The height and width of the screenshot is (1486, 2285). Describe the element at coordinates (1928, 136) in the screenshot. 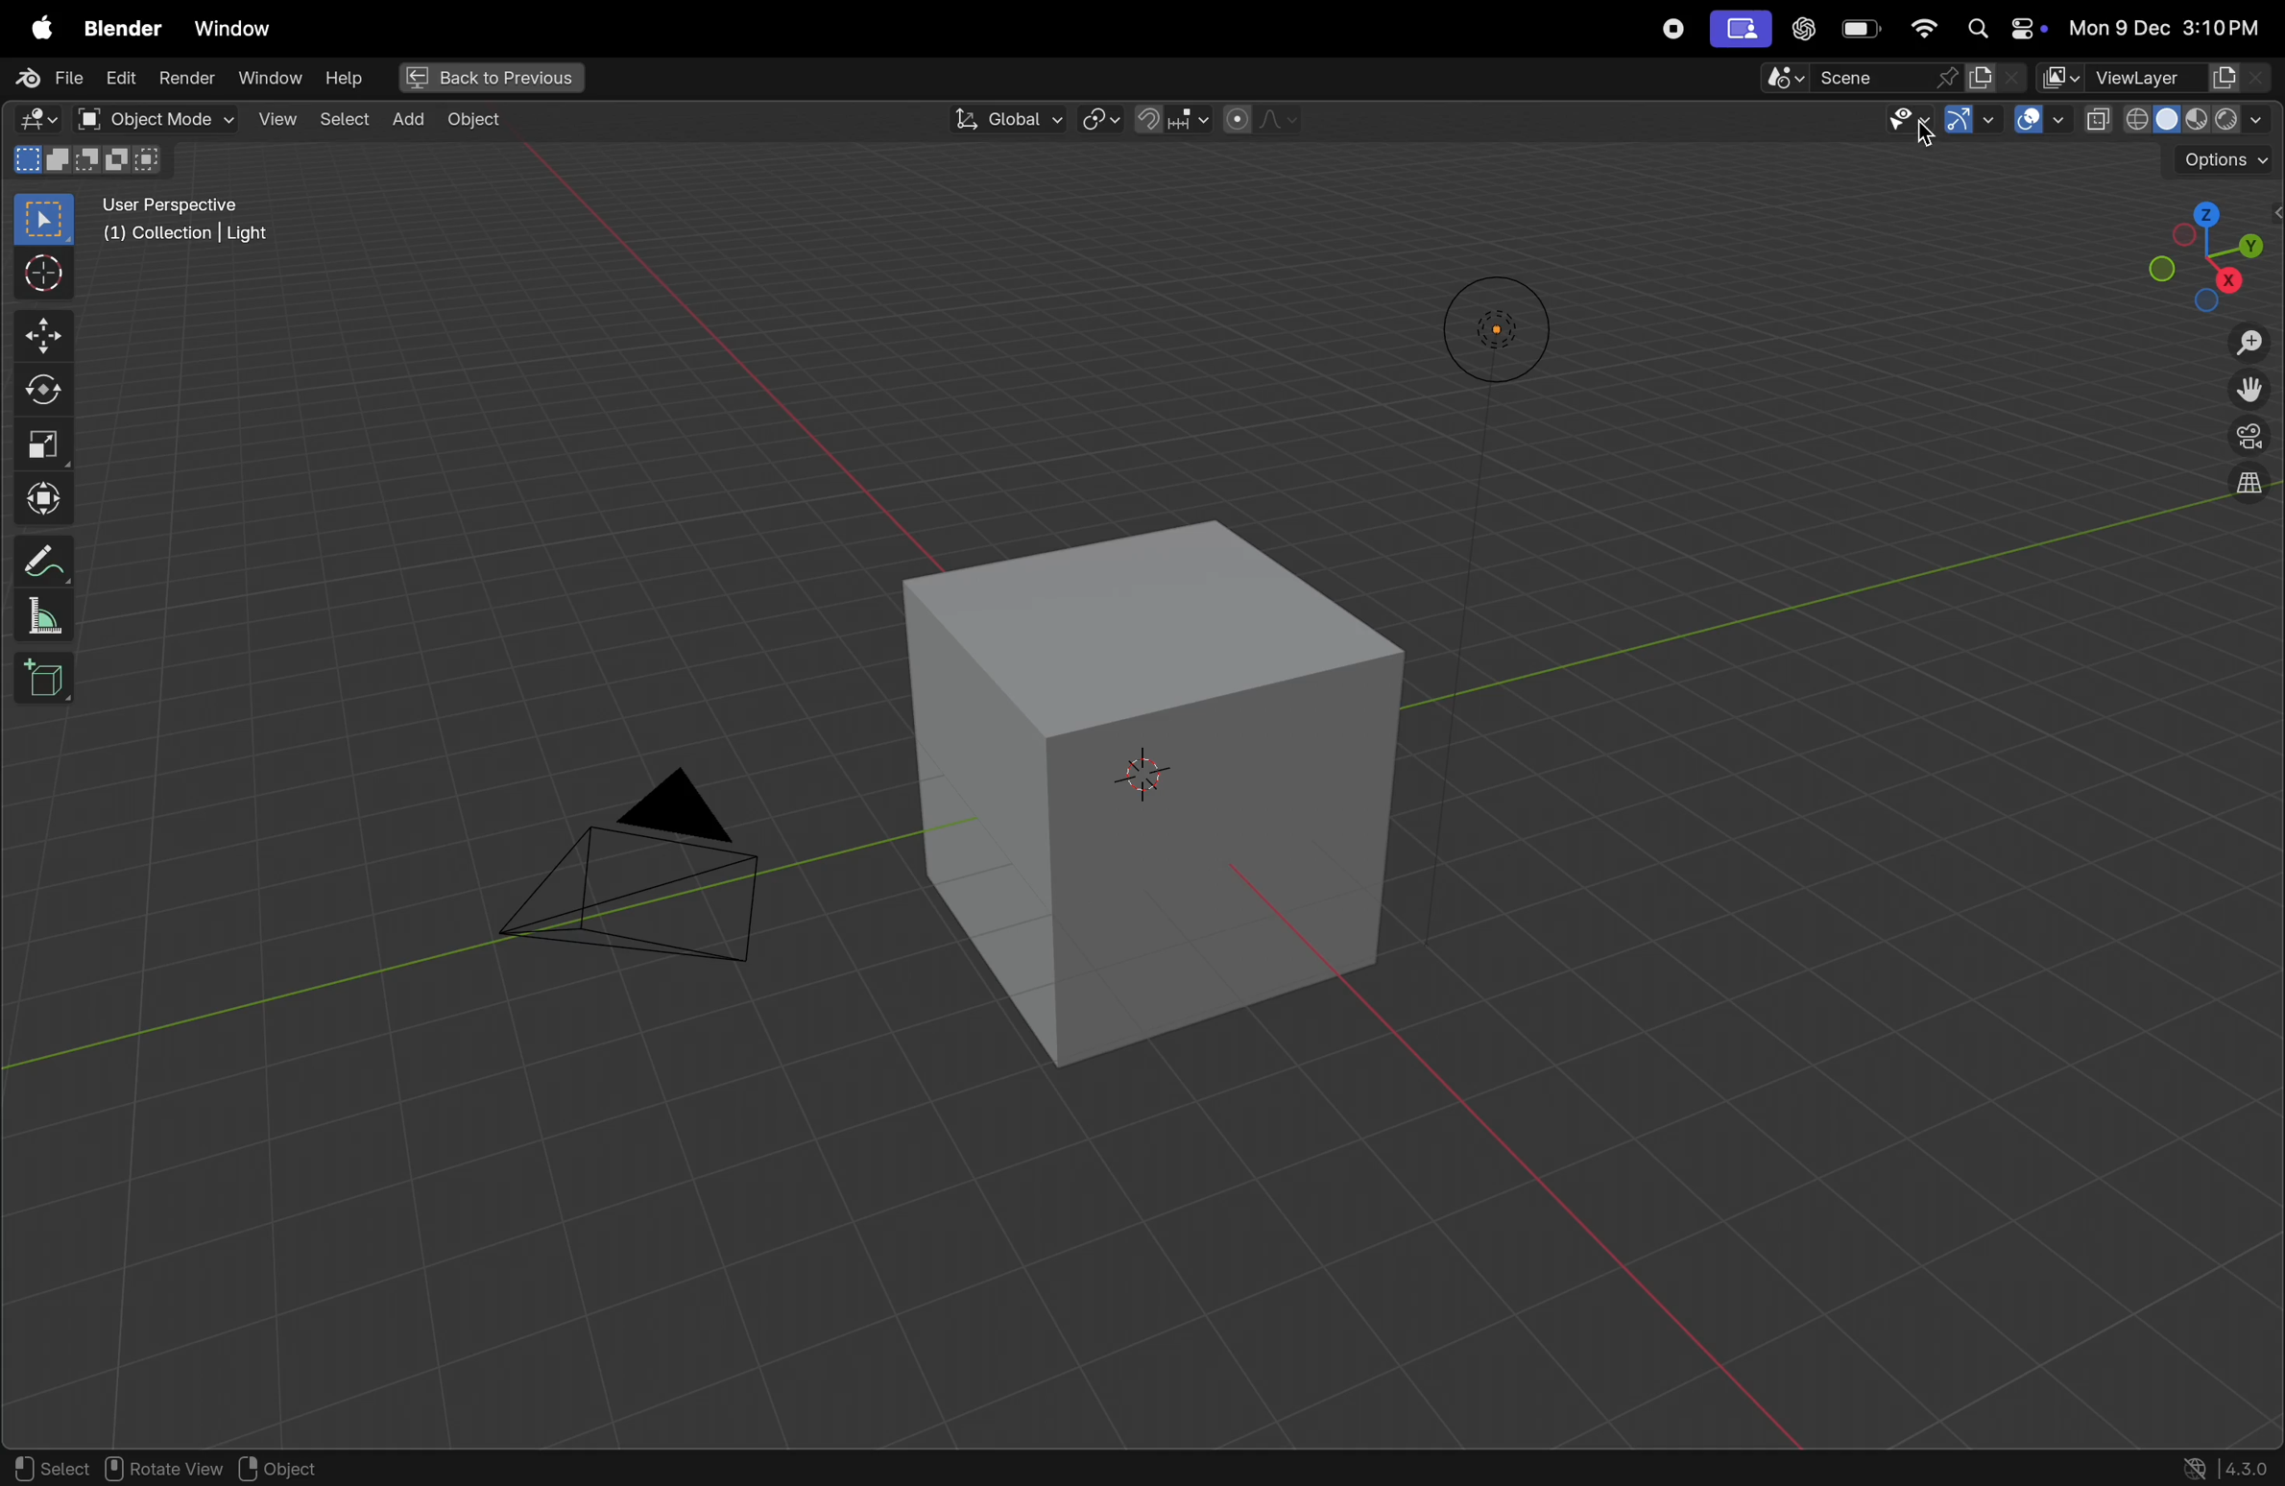

I see `cursor` at that location.